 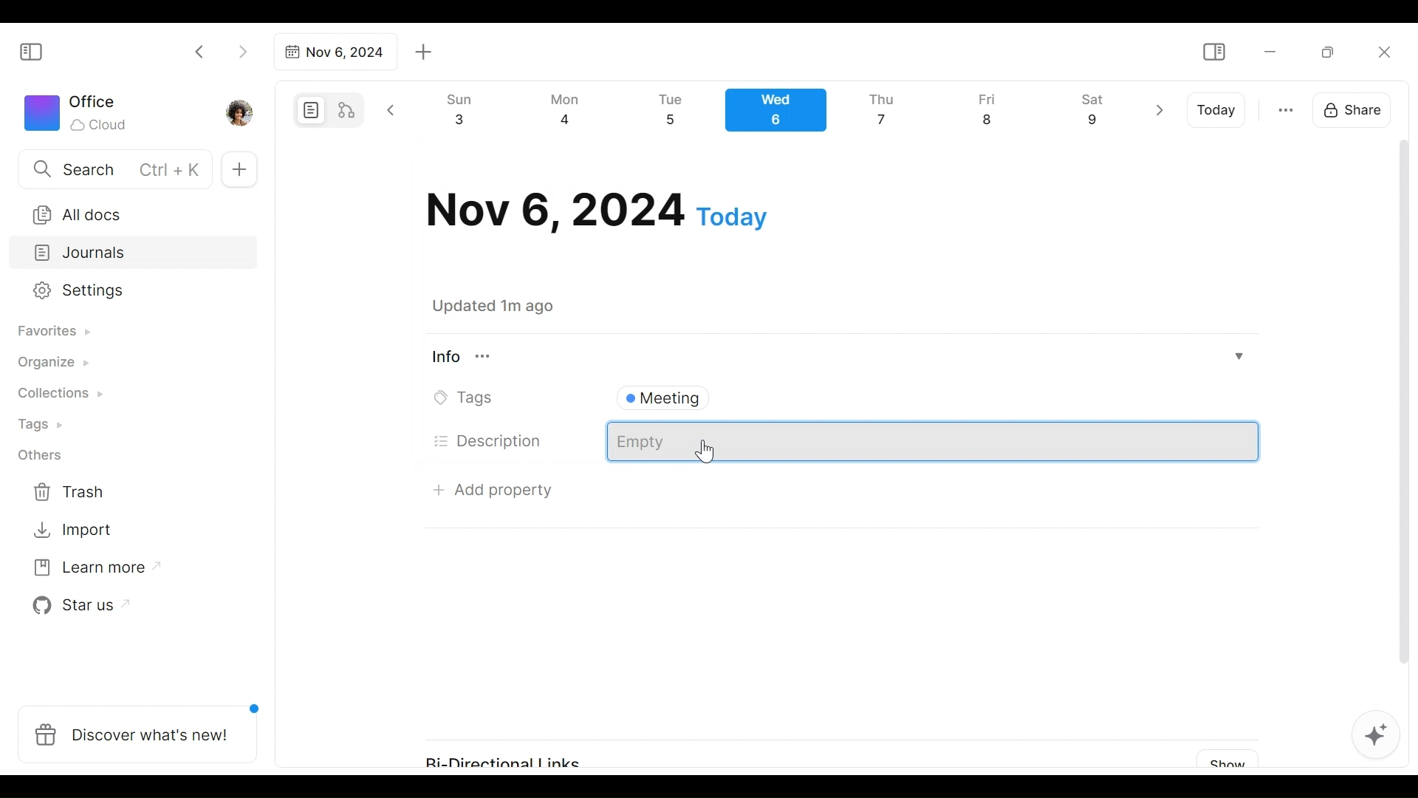 I want to click on Workspace icon, so click(x=78, y=111).